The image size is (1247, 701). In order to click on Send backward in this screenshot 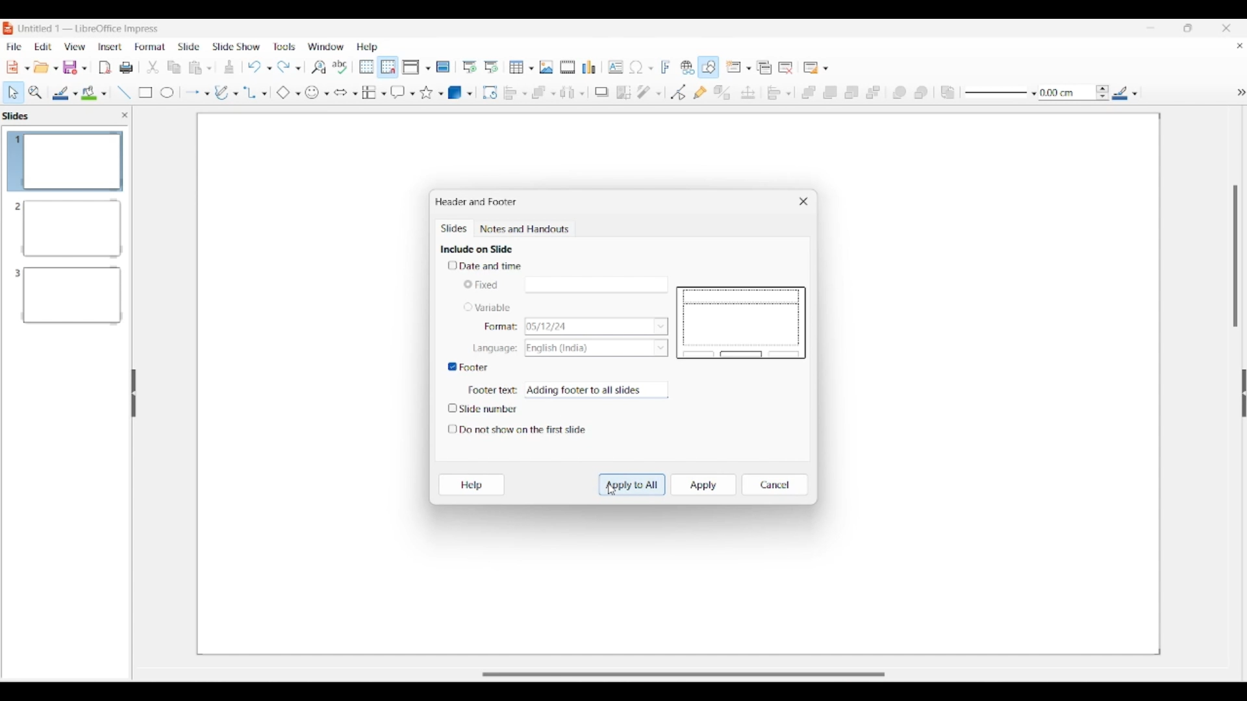, I will do `click(852, 92)`.